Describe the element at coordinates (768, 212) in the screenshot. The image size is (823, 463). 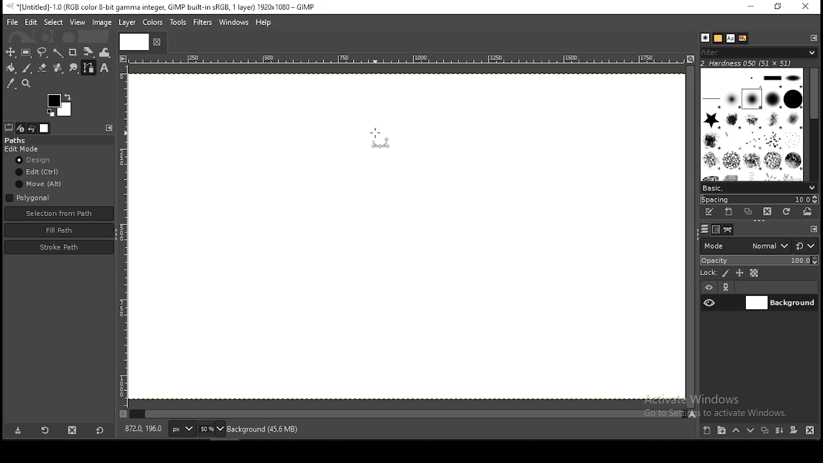
I see `delete this brush` at that location.